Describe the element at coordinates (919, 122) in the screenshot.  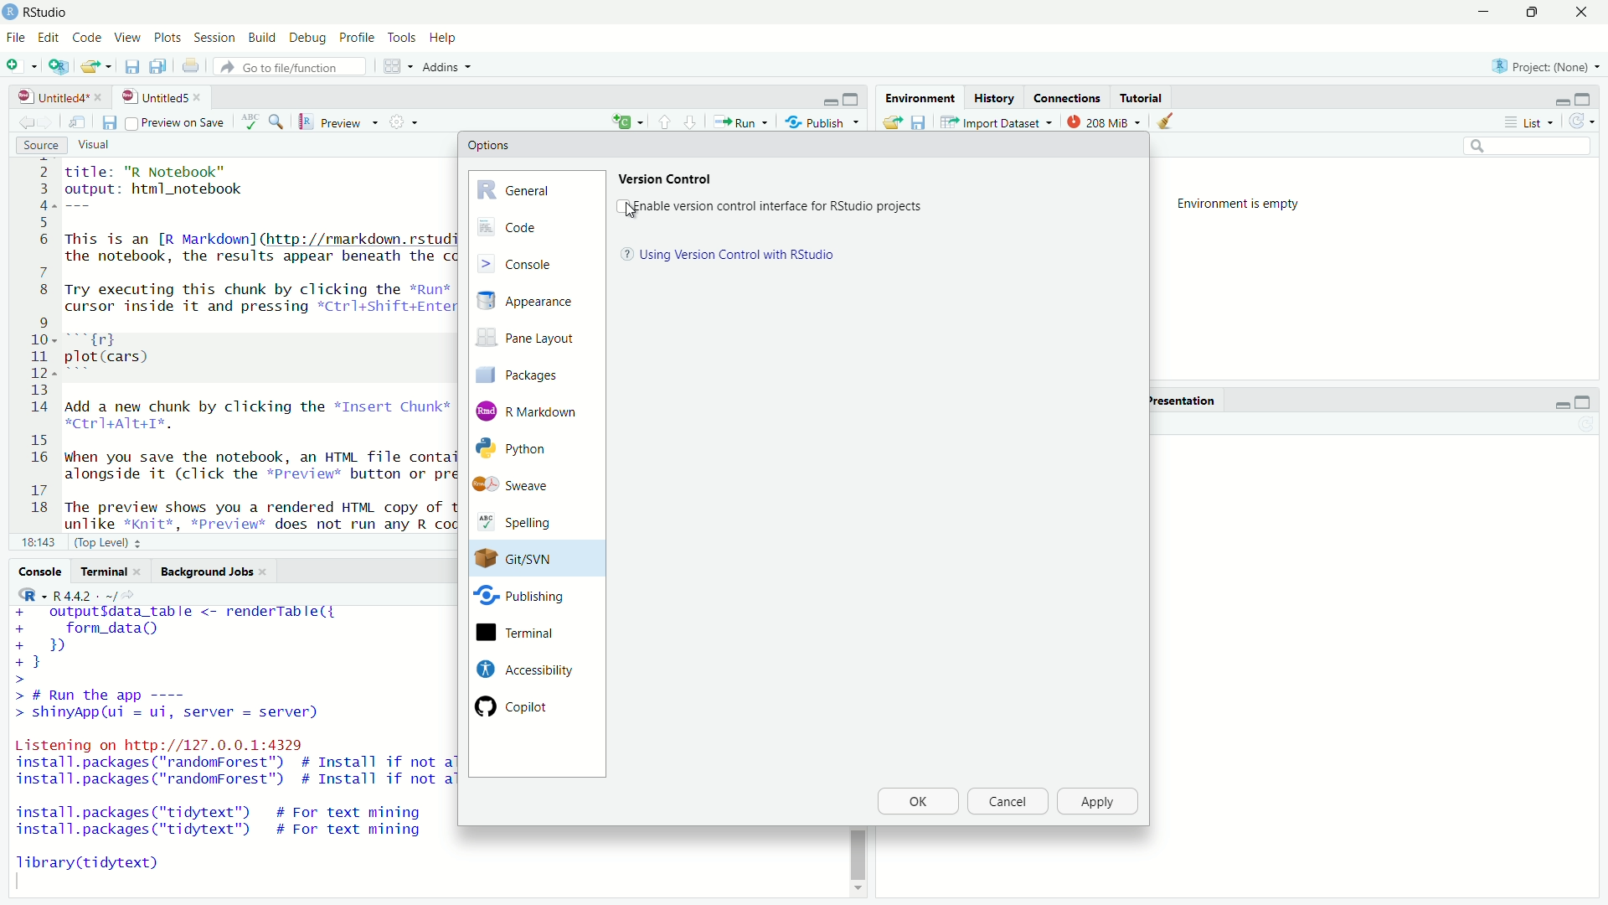
I see `save workspace` at that location.